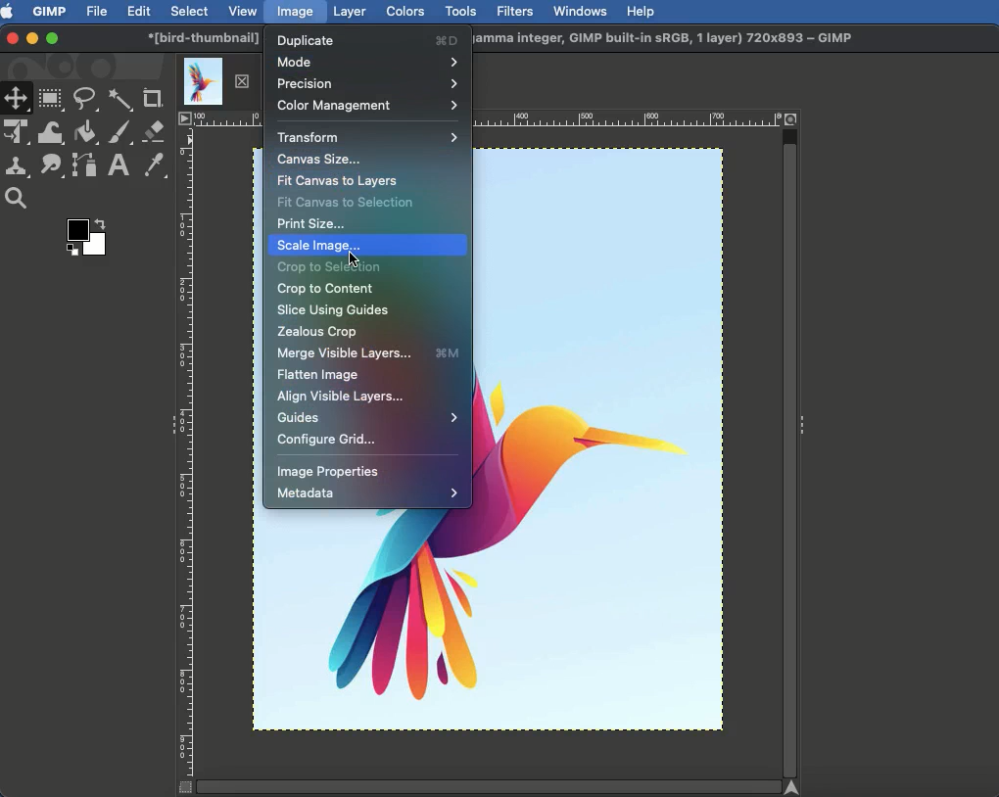 The image size is (999, 797). I want to click on Tab, so click(214, 76).